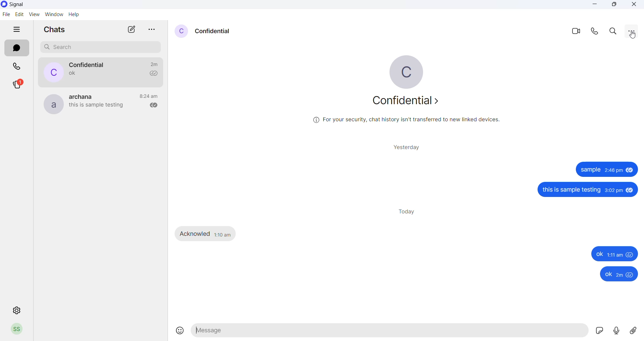  What do you see at coordinates (70, 75) in the screenshot?
I see `last message` at bounding box center [70, 75].